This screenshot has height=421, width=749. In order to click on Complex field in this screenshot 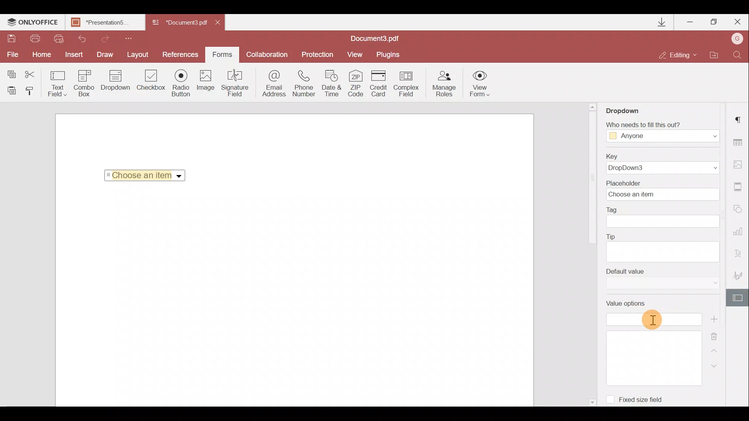, I will do `click(407, 83)`.